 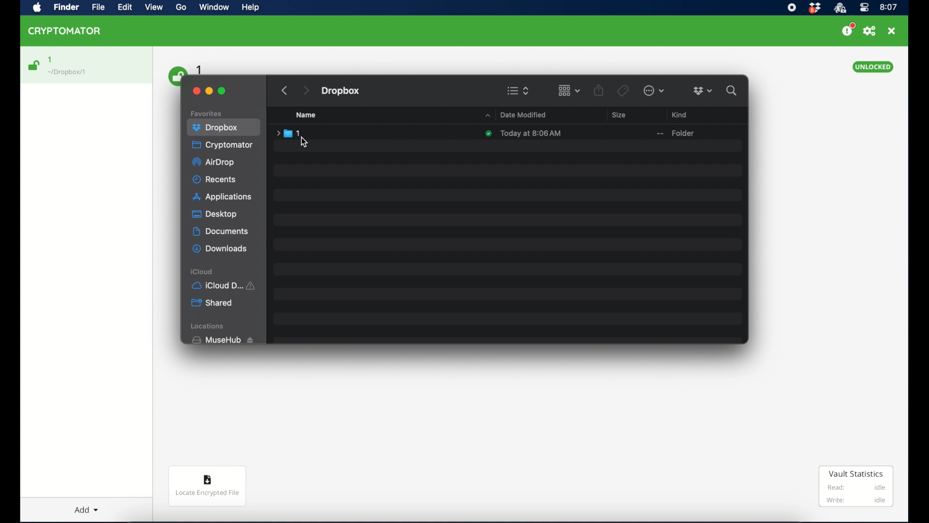 What do you see at coordinates (679, 114) in the screenshot?
I see `kind` at bounding box center [679, 114].